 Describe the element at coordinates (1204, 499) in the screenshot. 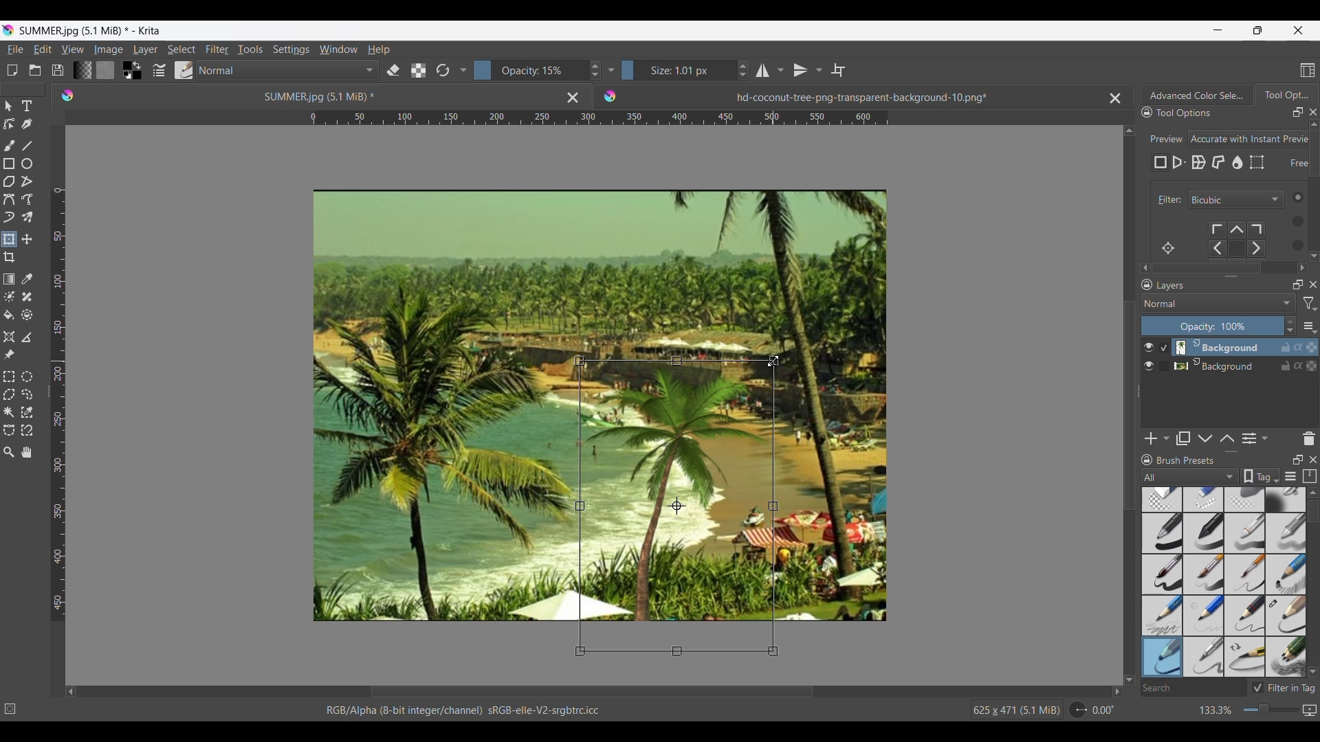

I see `Eraser small` at that location.